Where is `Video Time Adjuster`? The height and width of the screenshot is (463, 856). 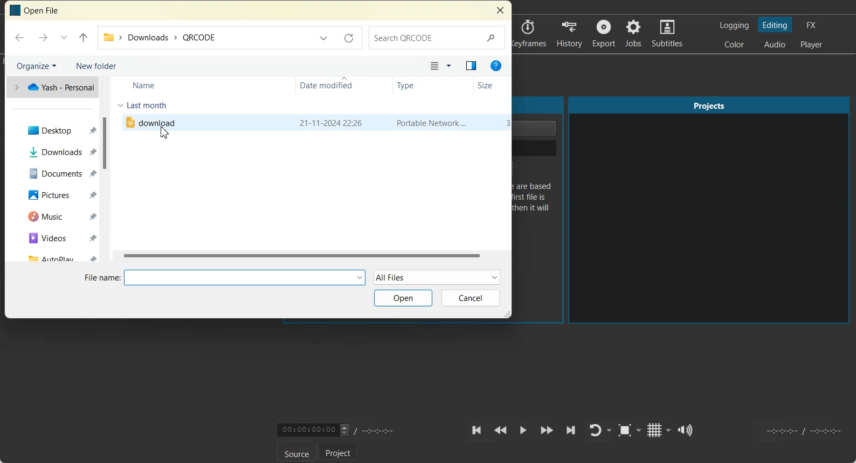
Video Time Adjuster is located at coordinates (313, 430).